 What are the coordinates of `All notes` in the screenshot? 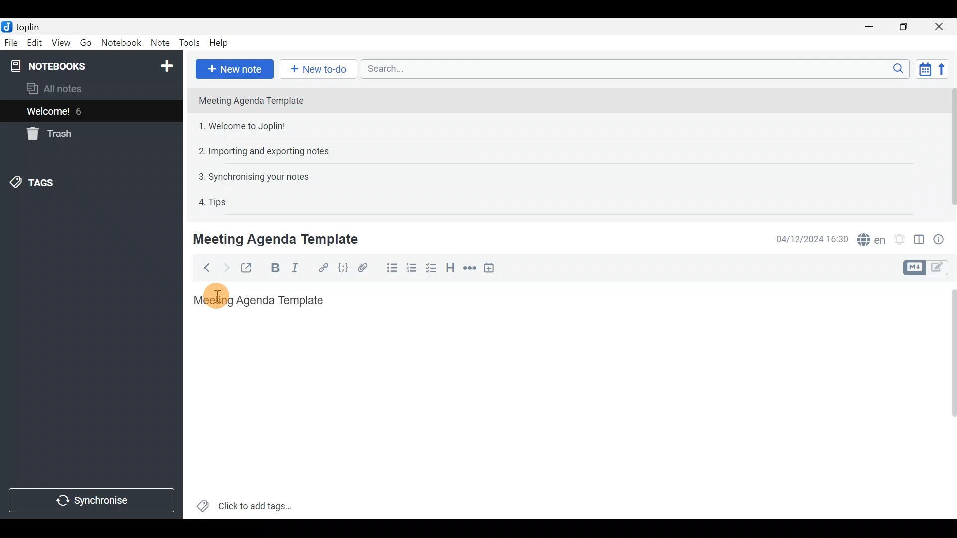 It's located at (71, 88).